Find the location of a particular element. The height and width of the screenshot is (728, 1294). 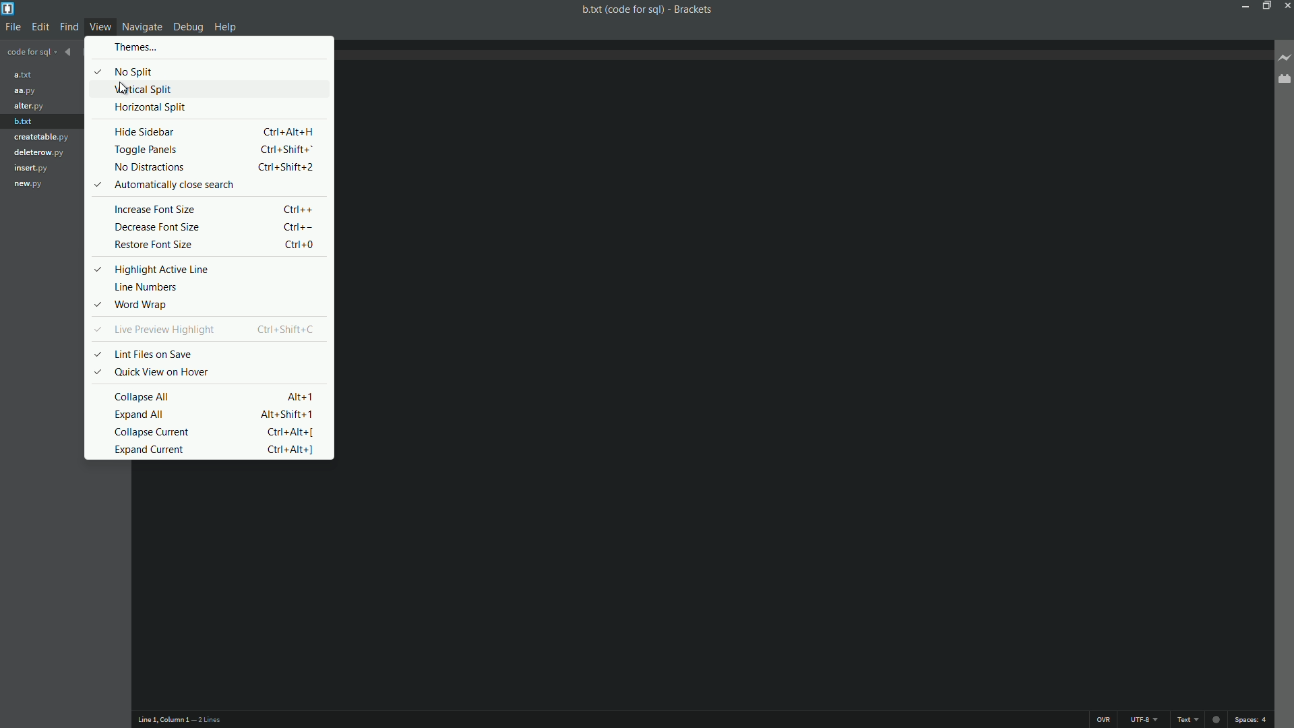

Unsaved indicator is located at coordinates (1220, 720).